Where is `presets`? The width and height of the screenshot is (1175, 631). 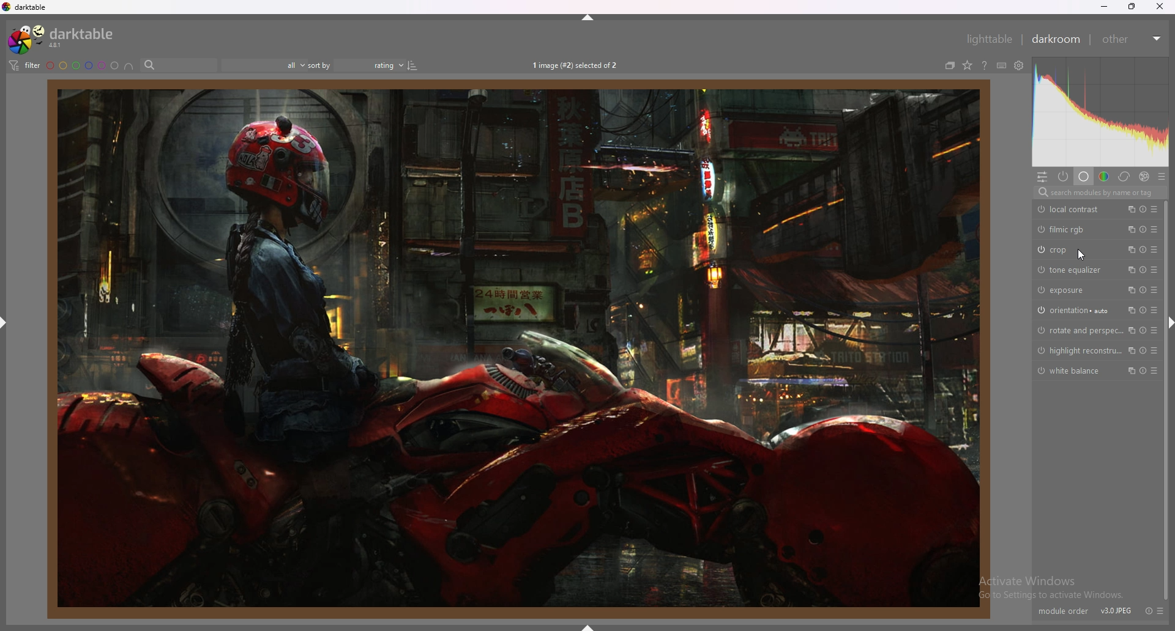
presets is located at coordinates (1154, 330).